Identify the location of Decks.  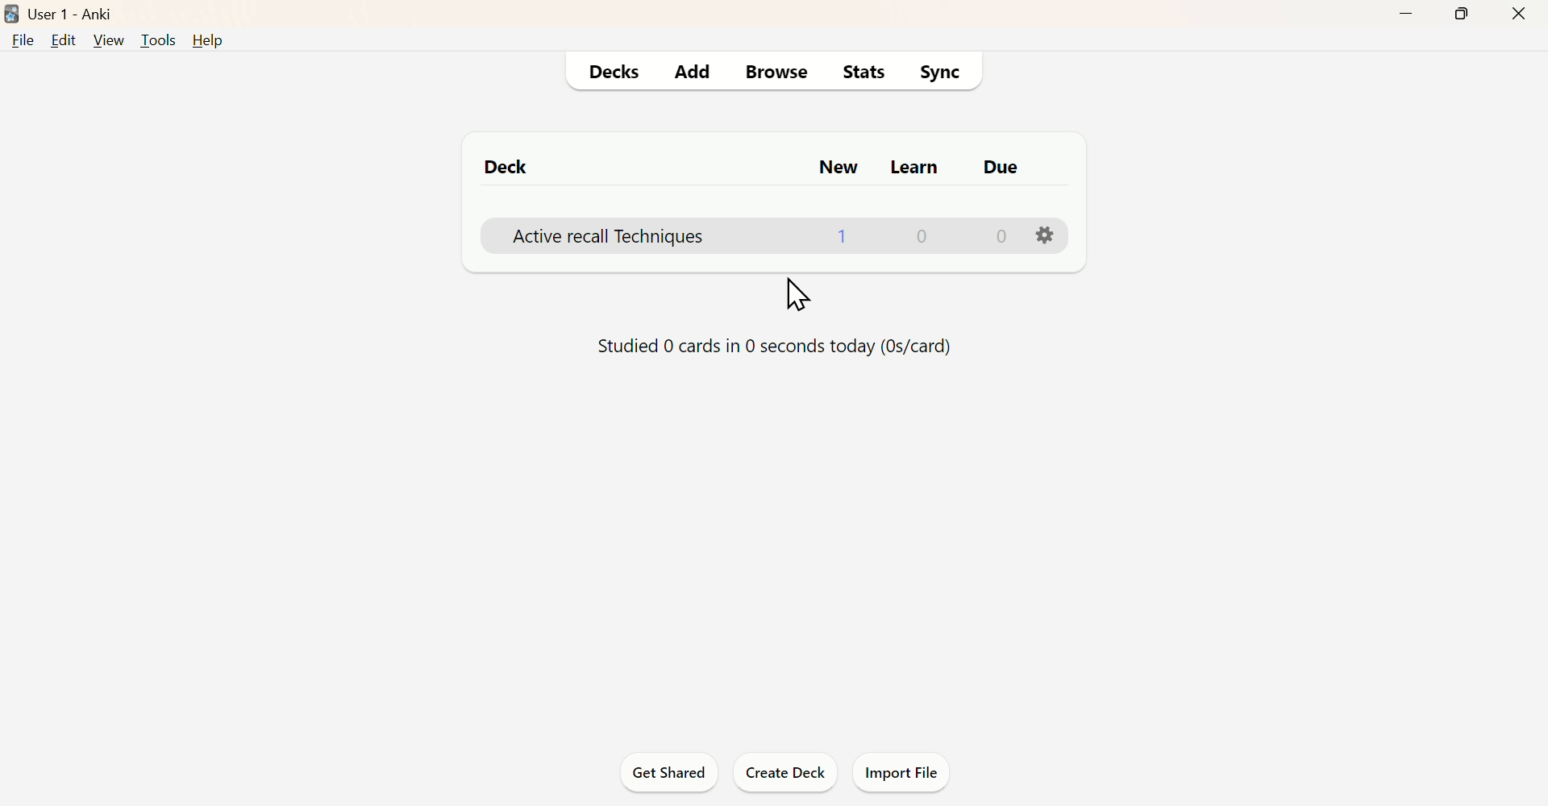
(614, 73).